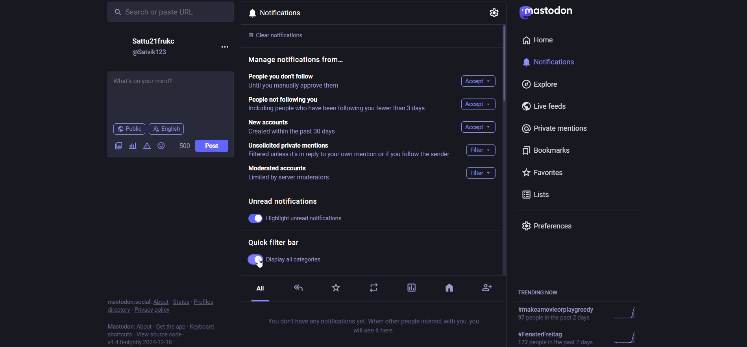 The width and height of the screenshot is (747, 347). What do you see at coordinates (278, 37) in the screenshot?
I see `clear notifications` at bounding box center [278, 37].